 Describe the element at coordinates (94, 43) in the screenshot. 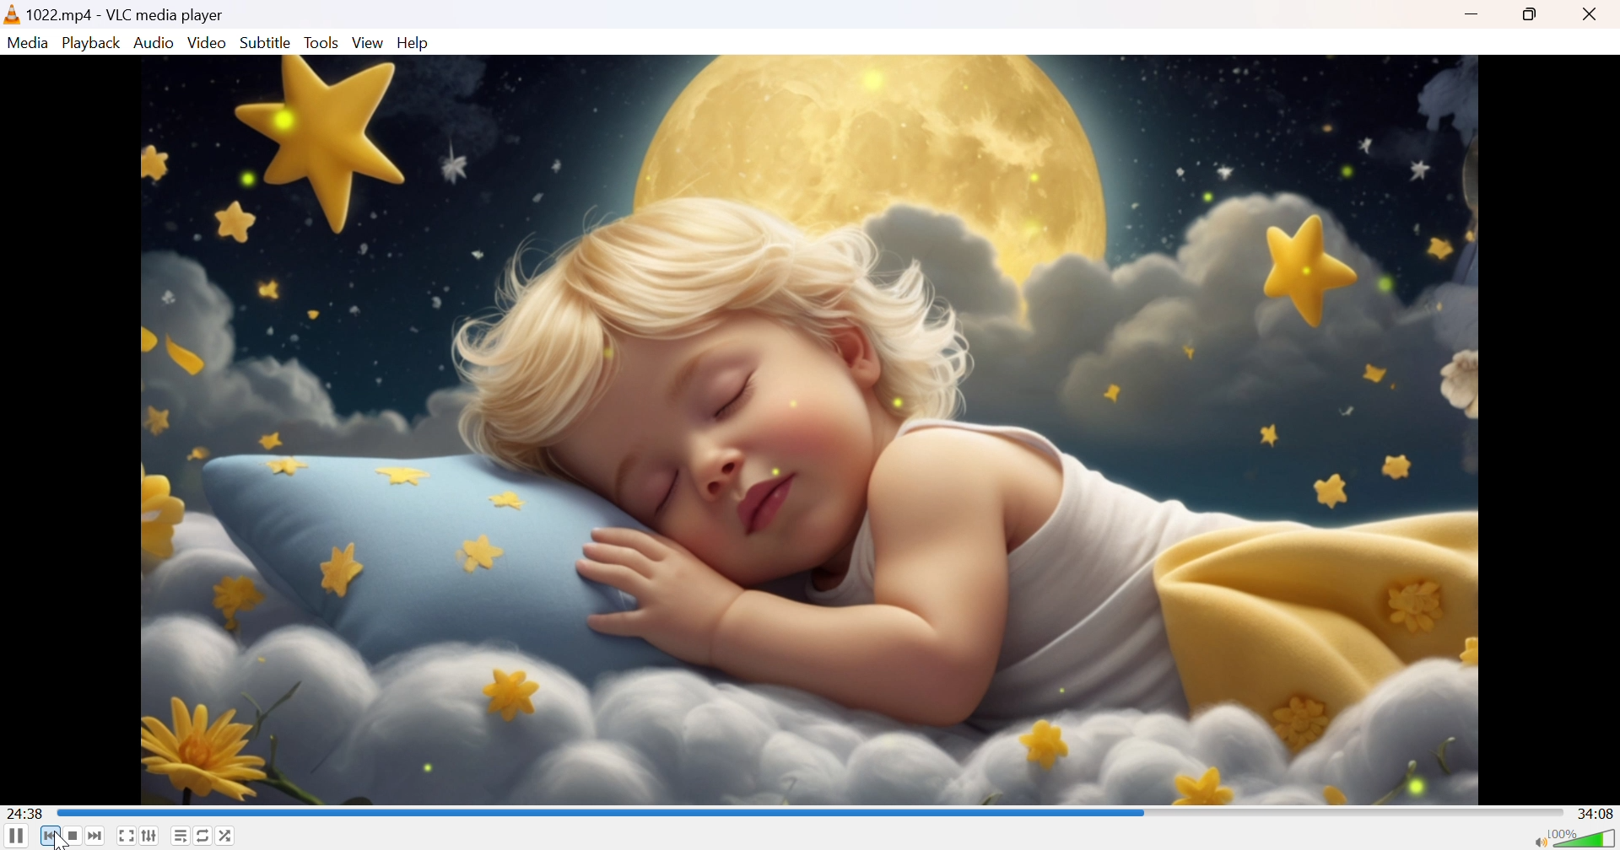

I see `Playback` at that location.